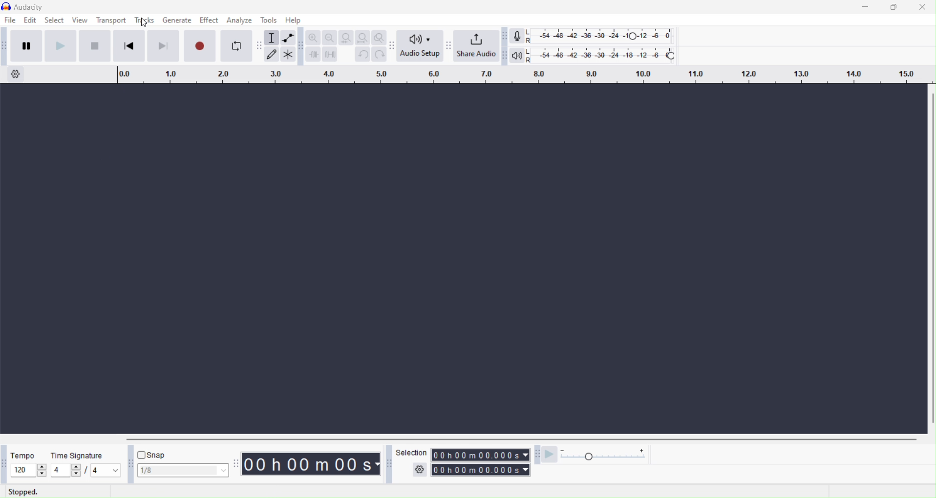 The image size is (936, 498). Describe the element at coordinates (363, 38) in the screenshot. I see `Fit project to width` at that location.